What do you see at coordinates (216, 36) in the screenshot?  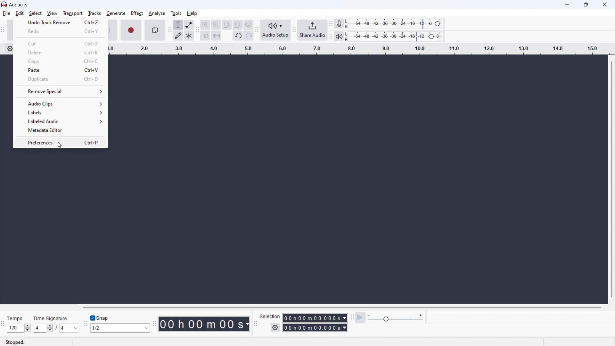 I see `silence audio selection` at bounding box center [216, 36].